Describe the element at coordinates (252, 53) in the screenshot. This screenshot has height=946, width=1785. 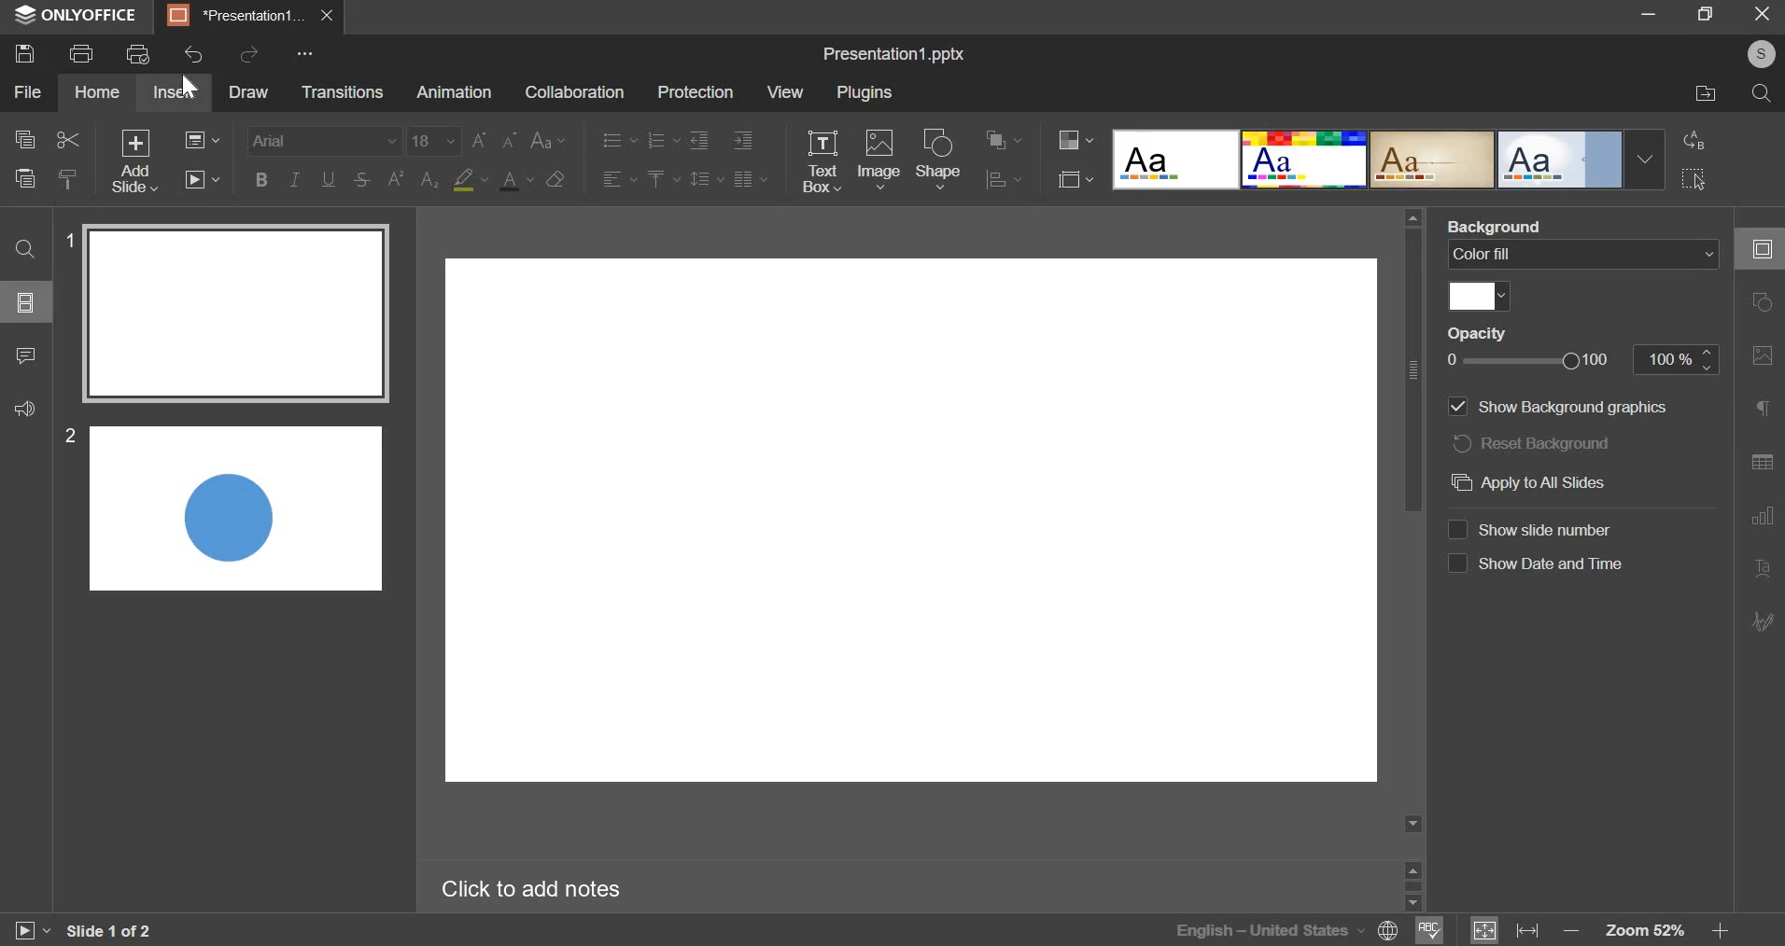
I see `redo` at that location.